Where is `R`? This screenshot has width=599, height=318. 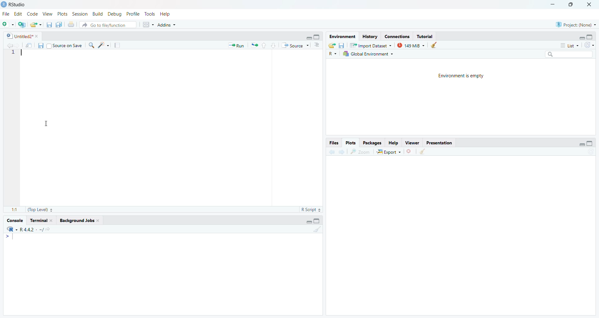
R is located at coordinates (334, 54).